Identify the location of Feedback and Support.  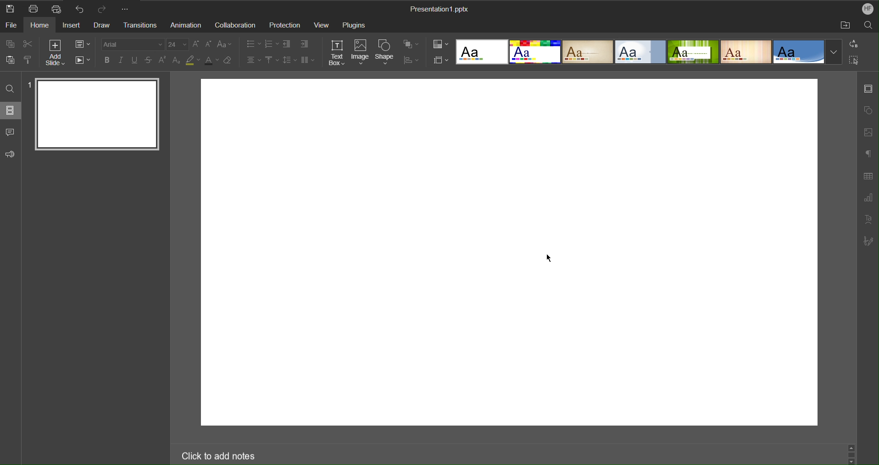
(11, 155).